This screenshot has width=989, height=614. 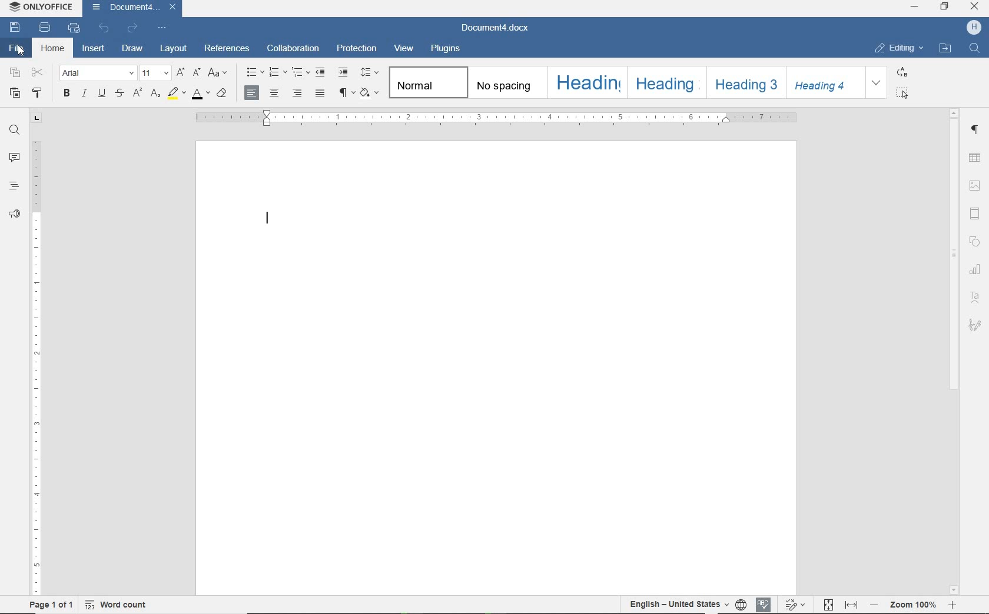 I want to click on redo, so click(x=134, y=29).